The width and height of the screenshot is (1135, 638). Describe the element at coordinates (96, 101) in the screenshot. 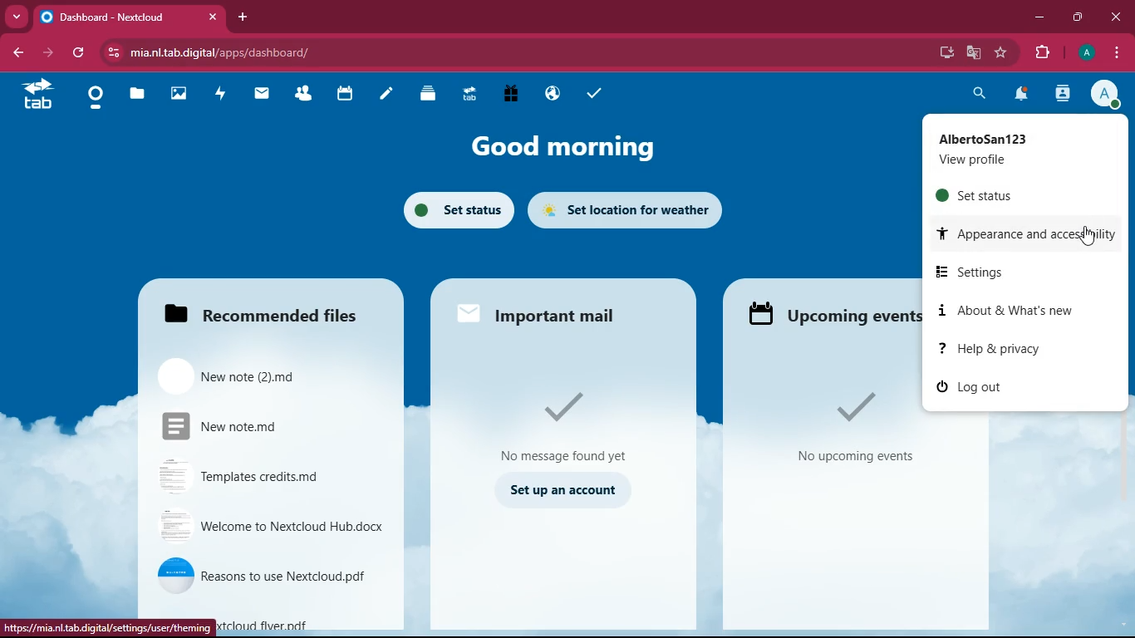

I see `home` at that location.